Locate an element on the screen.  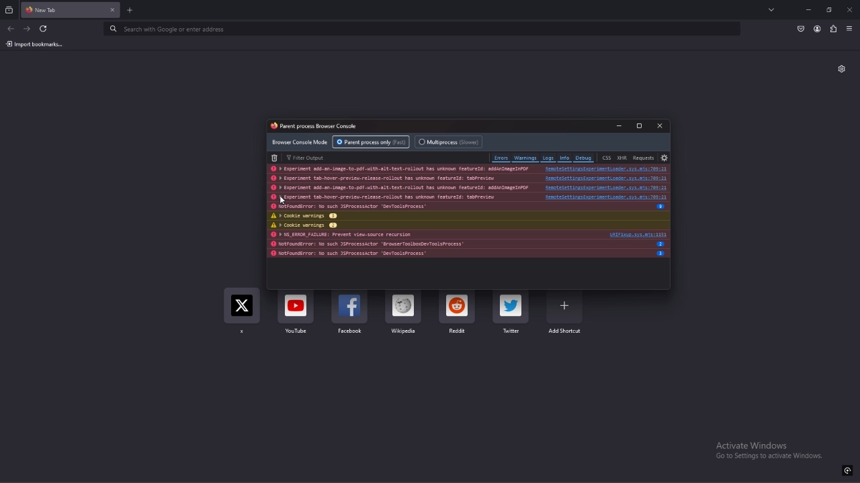
browser console mode is located at coordinates (300, 142).